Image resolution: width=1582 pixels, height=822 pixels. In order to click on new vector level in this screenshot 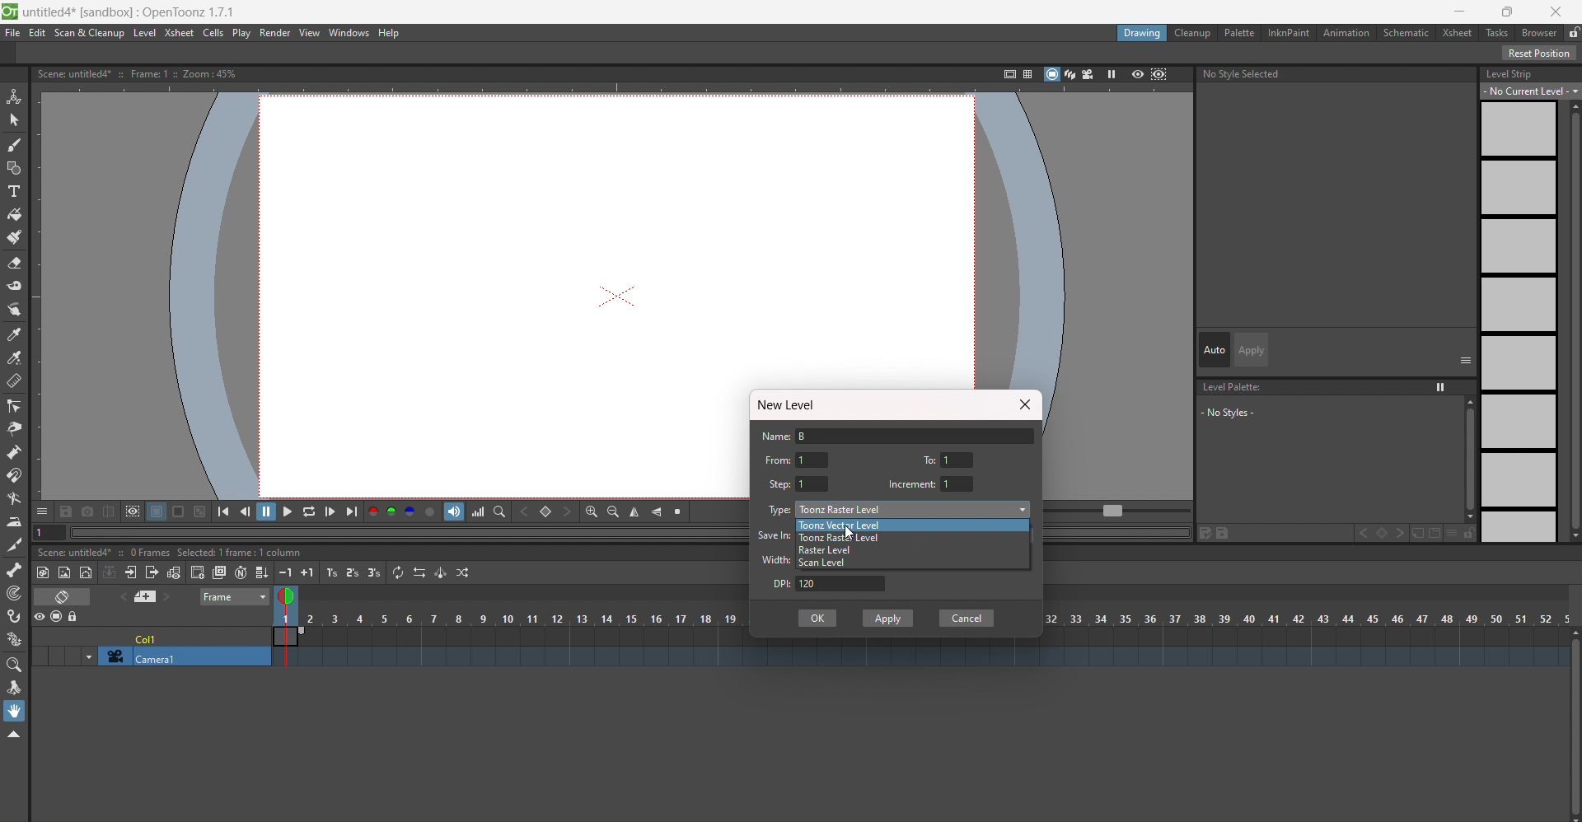, I will do `click(87, 572)`.